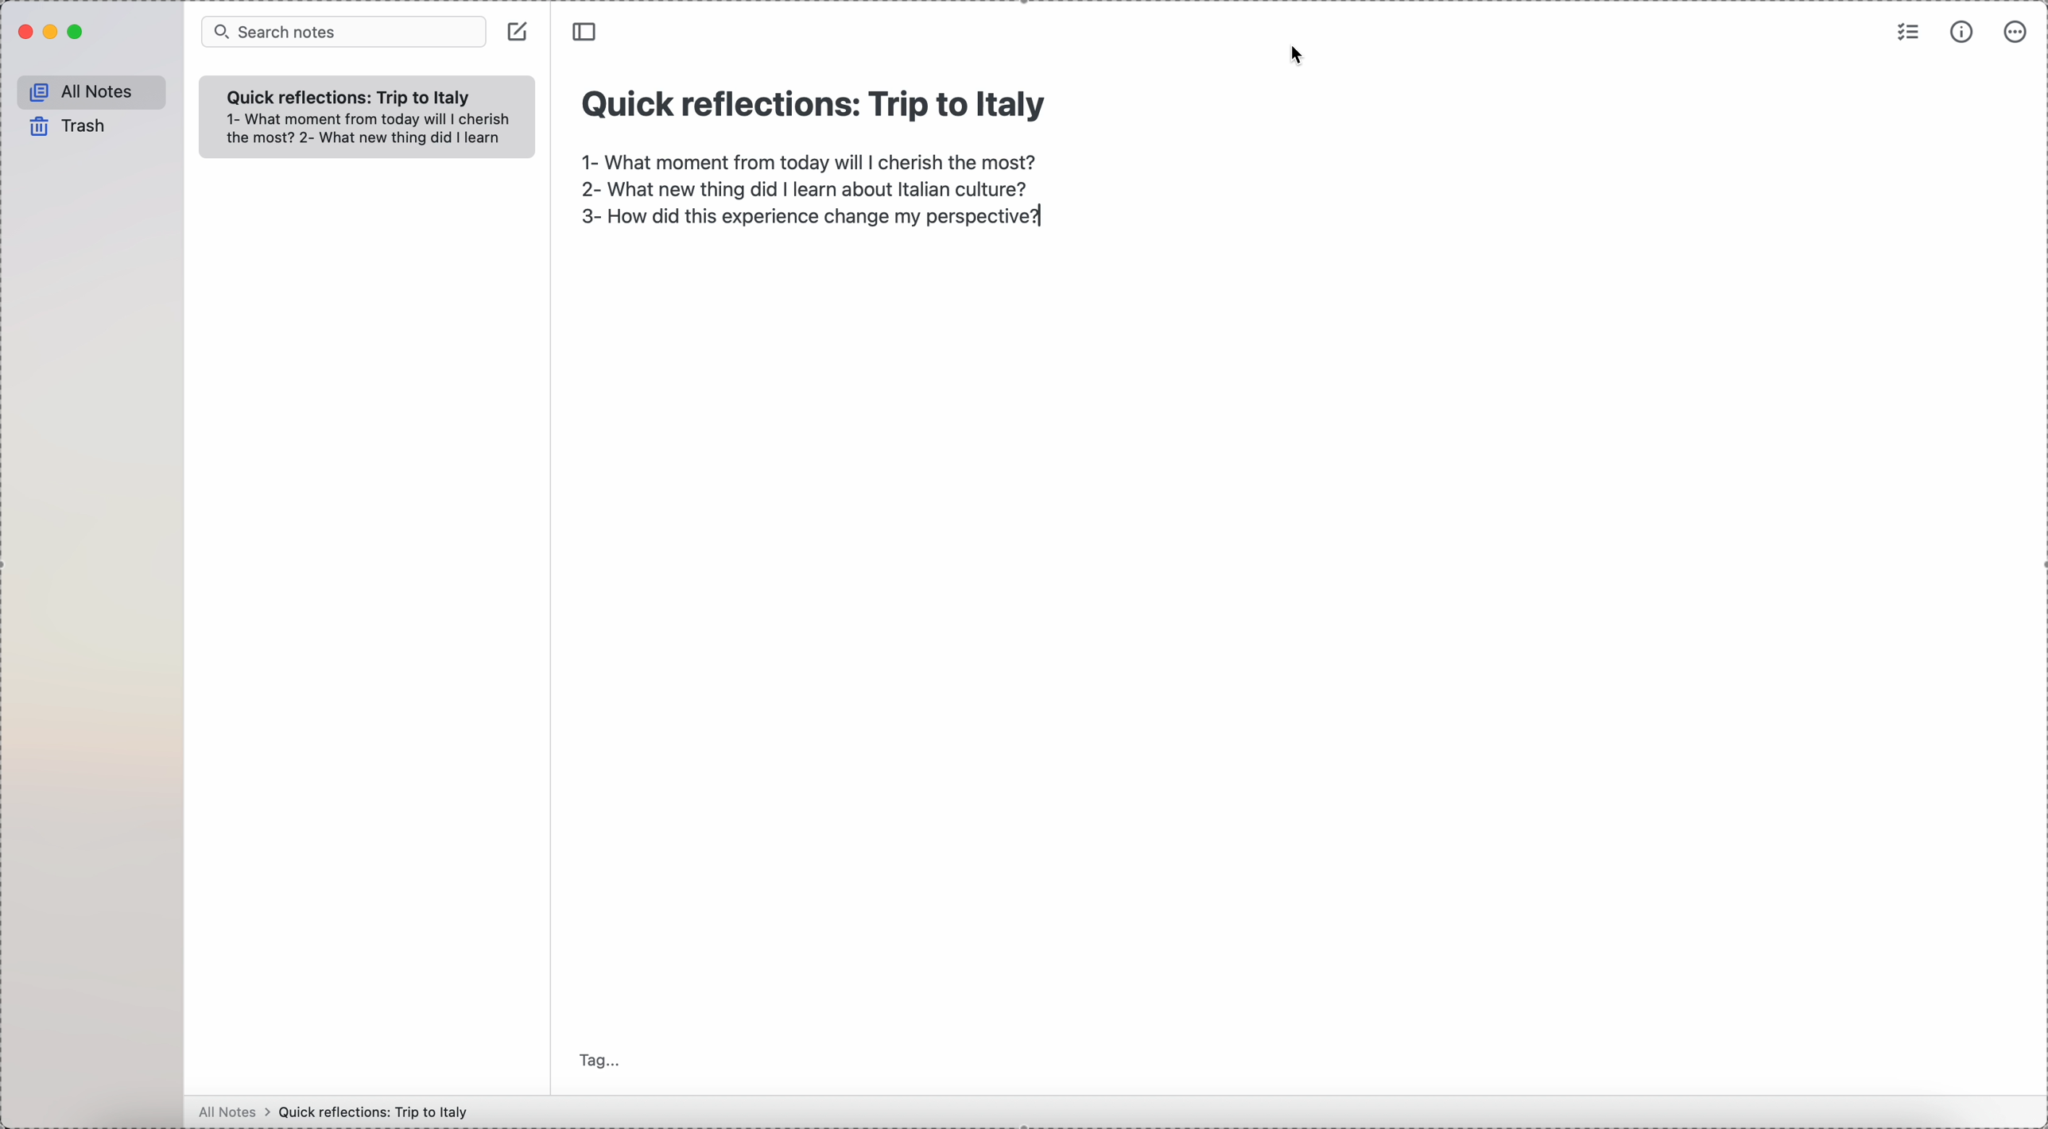  What do you see at coordinates (520, 33) in the screenshot?
I see `click on create note` at bounding box center [520, 33].